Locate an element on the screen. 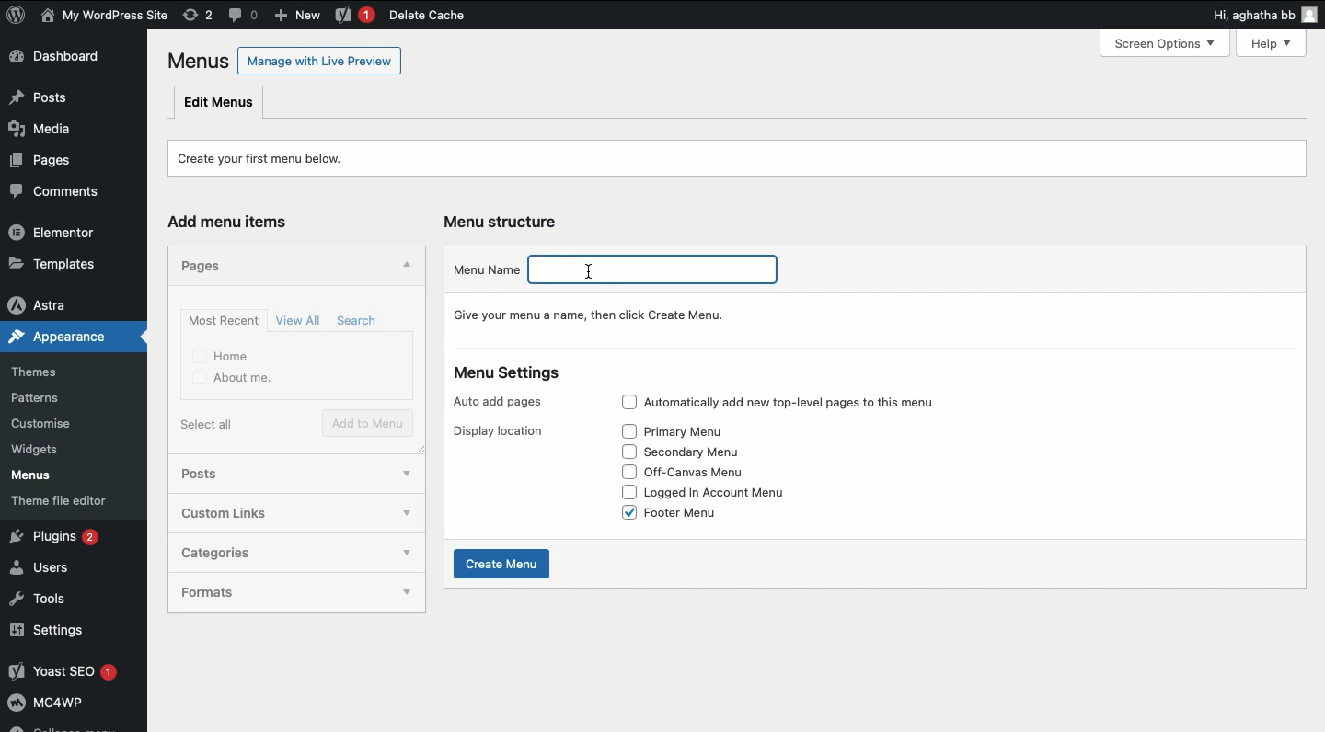 The height and width of the screenshot is (732, 1325). Mcawp is located at coordinates (74, 706).